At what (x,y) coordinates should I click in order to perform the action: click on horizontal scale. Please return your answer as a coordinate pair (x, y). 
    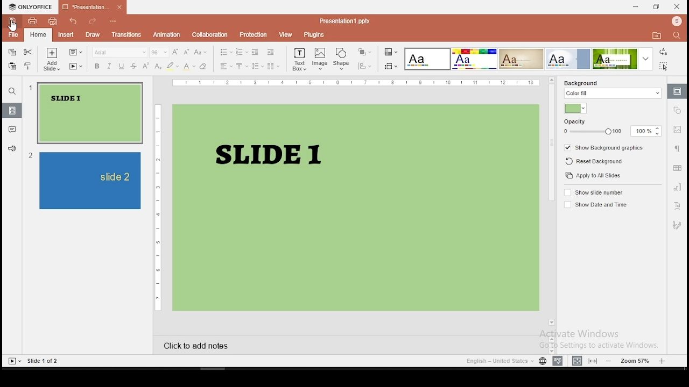
    Looking at the image, I should click on (356, 82).